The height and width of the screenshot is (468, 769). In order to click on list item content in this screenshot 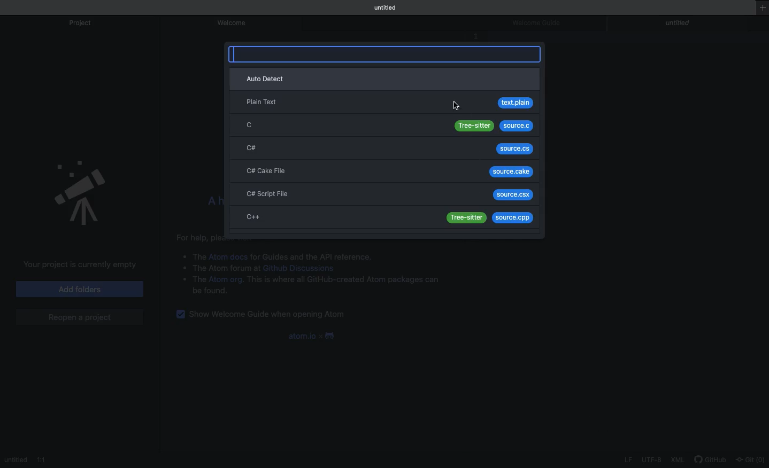, I will do `click(343, 280)`.